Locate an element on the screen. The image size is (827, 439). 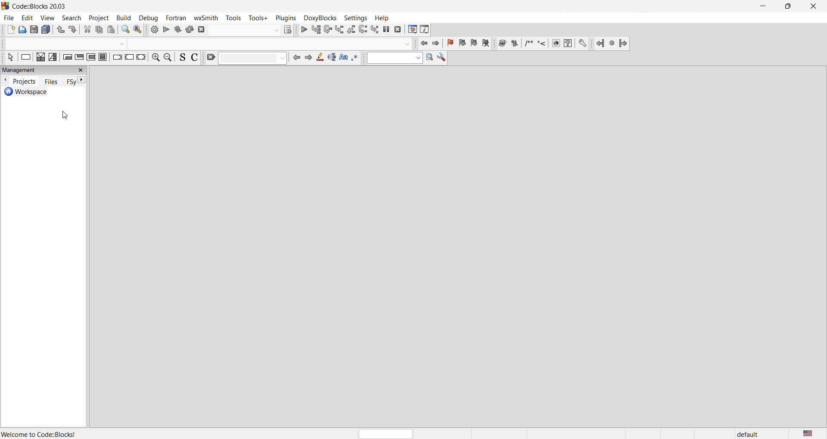
debug is located at coordinates (148, 18).